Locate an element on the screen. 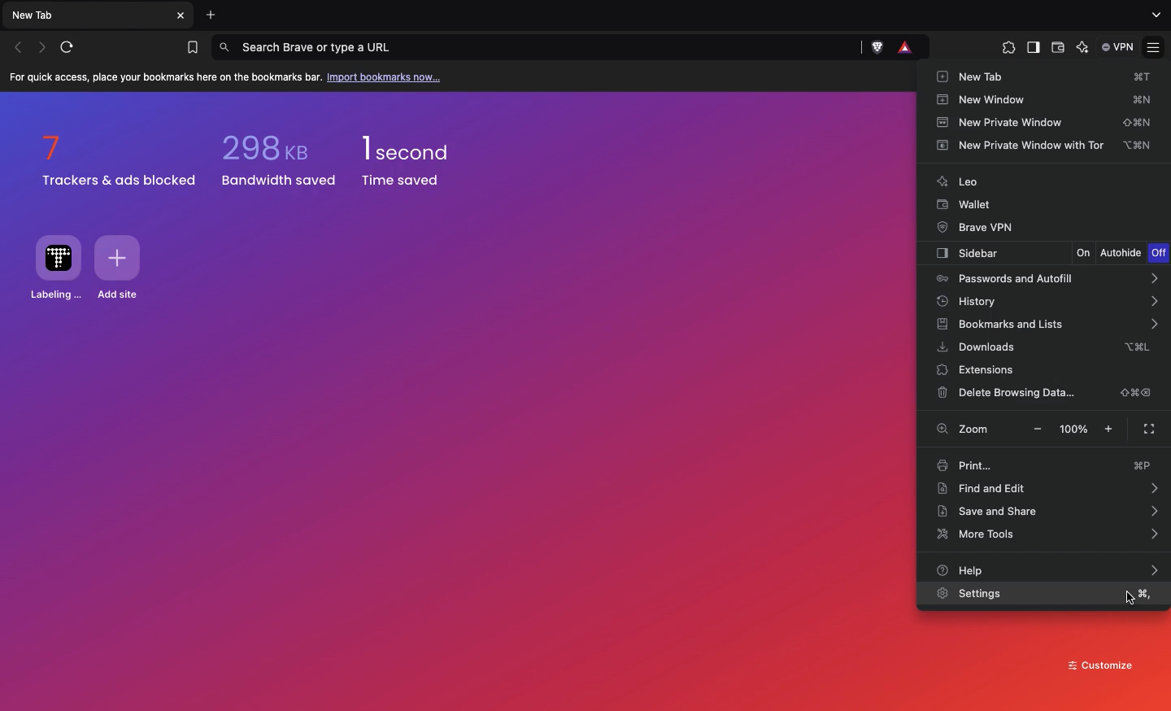  Extensions is located at coordinates (1005, 48).